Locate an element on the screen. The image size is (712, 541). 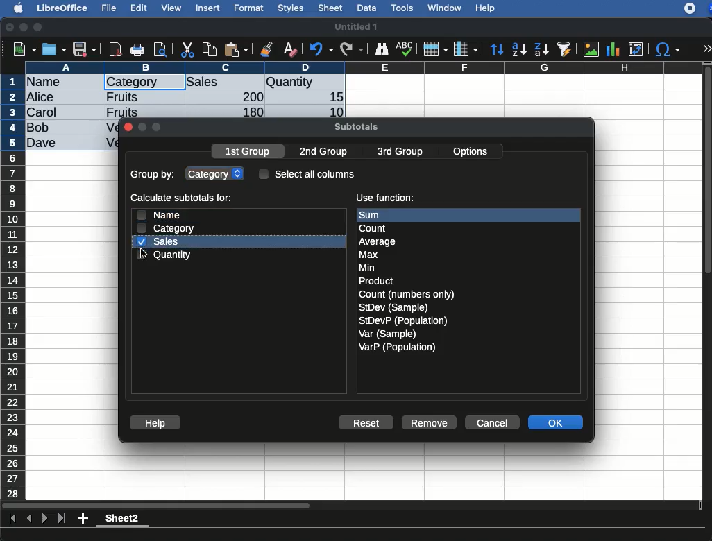
minimize is located at coordinates (24, 27).